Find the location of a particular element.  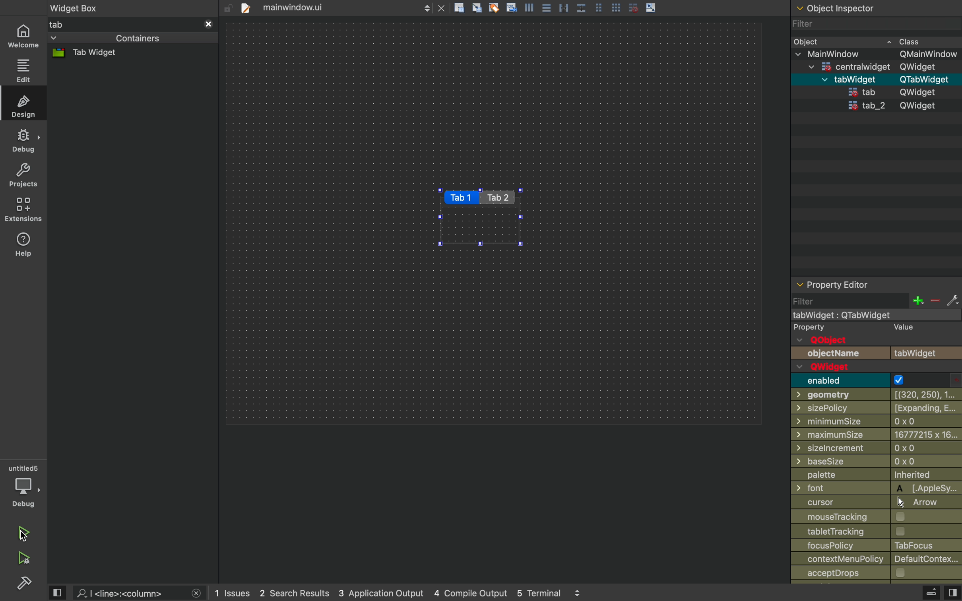

tab2 qwidget is located at coordinates (894, 106).